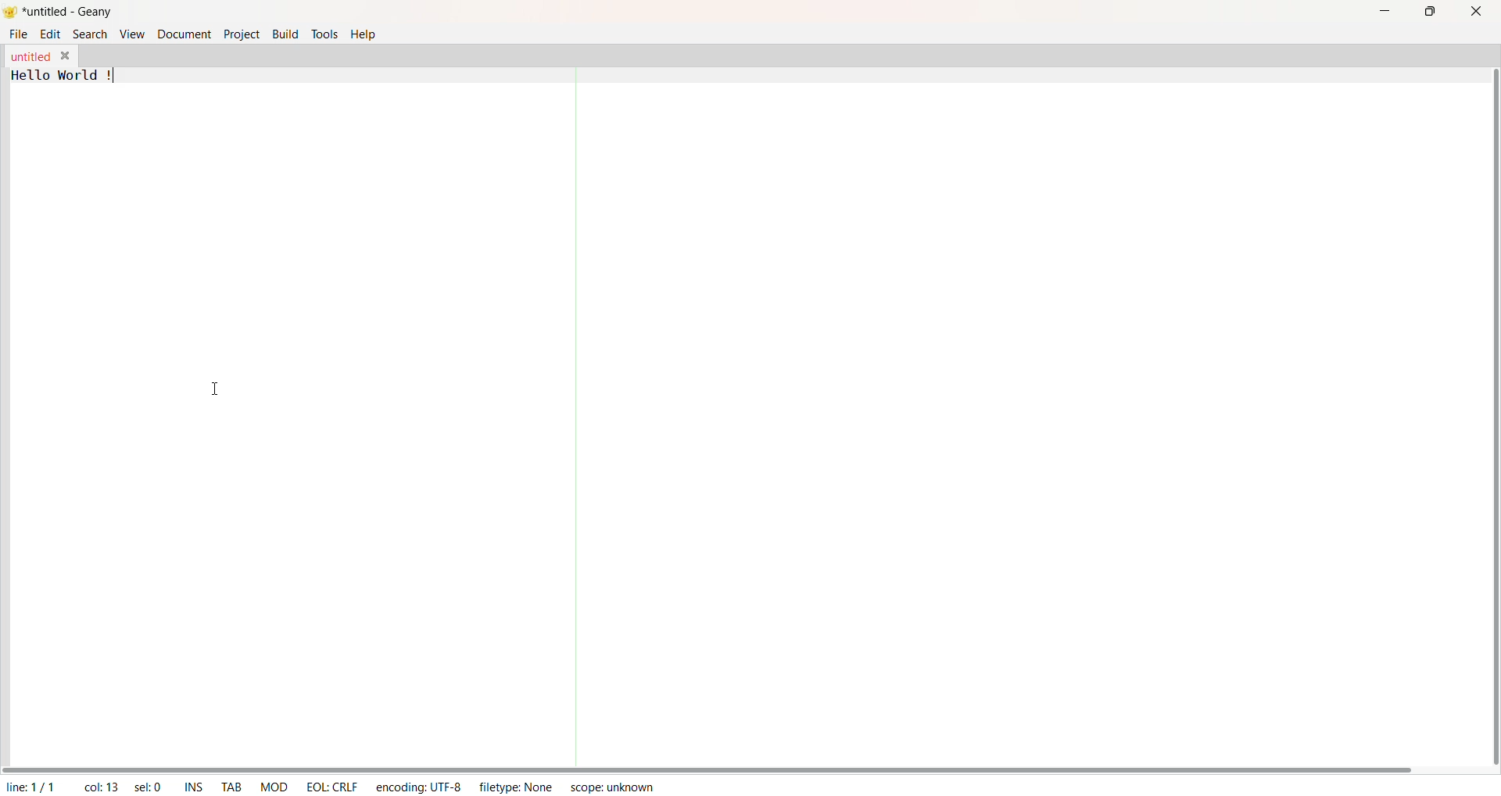  Describe the element at coordinates (130, 34) in the screenshot. I see `View` at that location.